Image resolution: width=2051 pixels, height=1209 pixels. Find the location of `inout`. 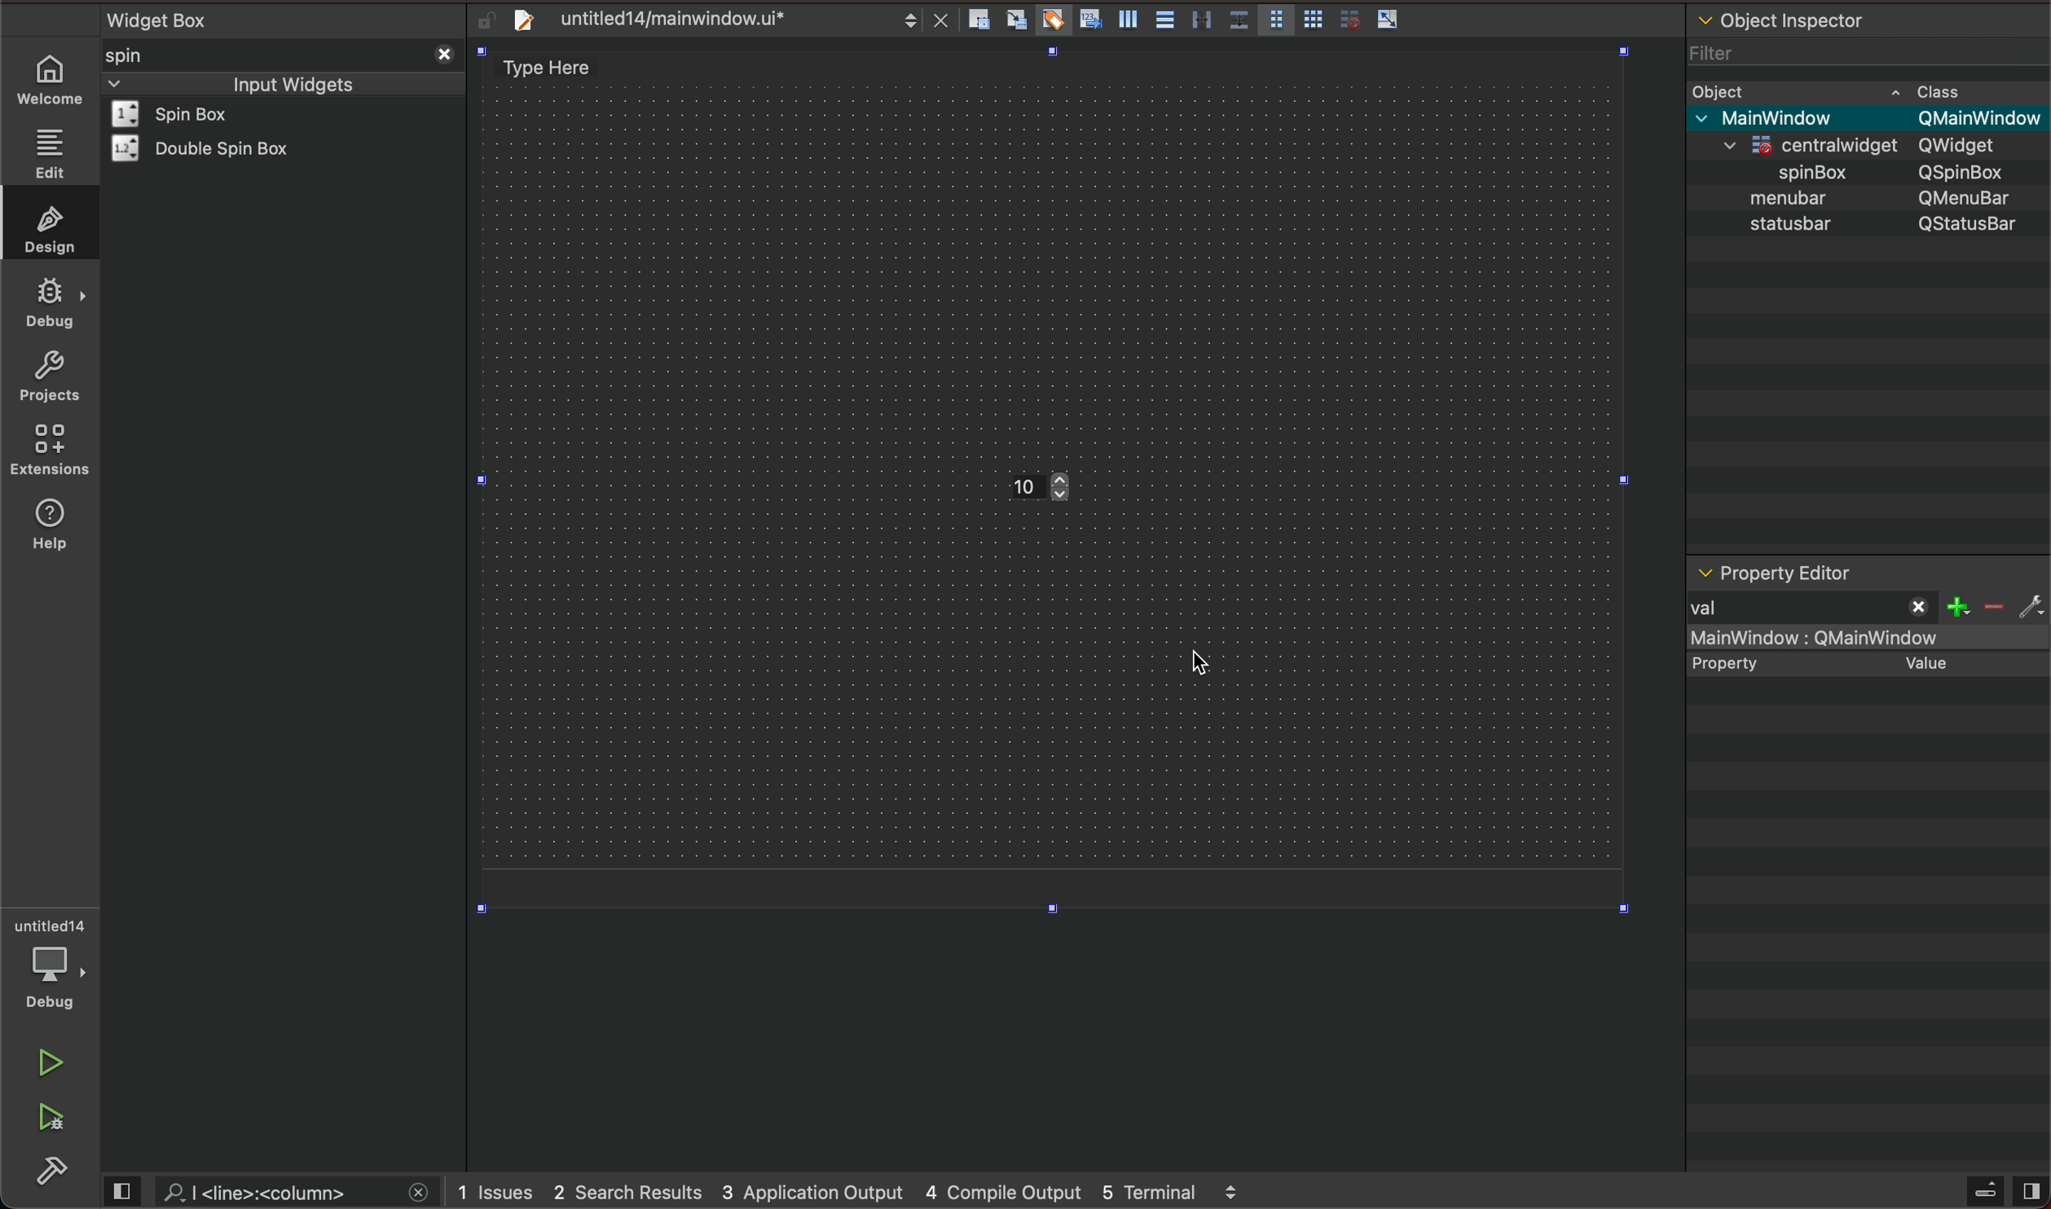

inout is located at coordinates (292, 82).